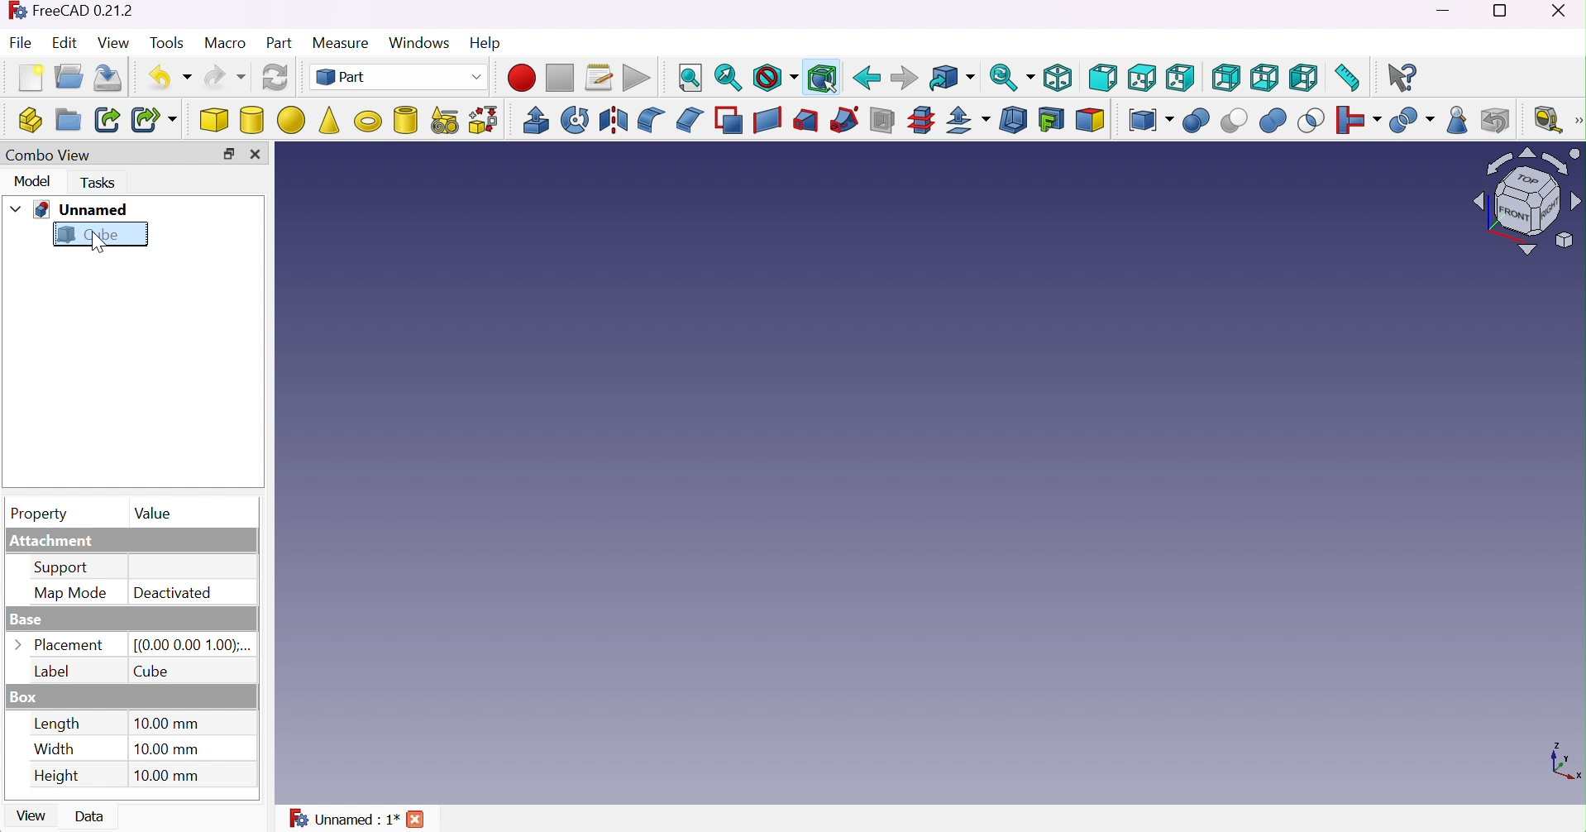  What do you see at coordinates (88, 236) in the screenshot?
I see `Cube` at bounding box center [88, 236].